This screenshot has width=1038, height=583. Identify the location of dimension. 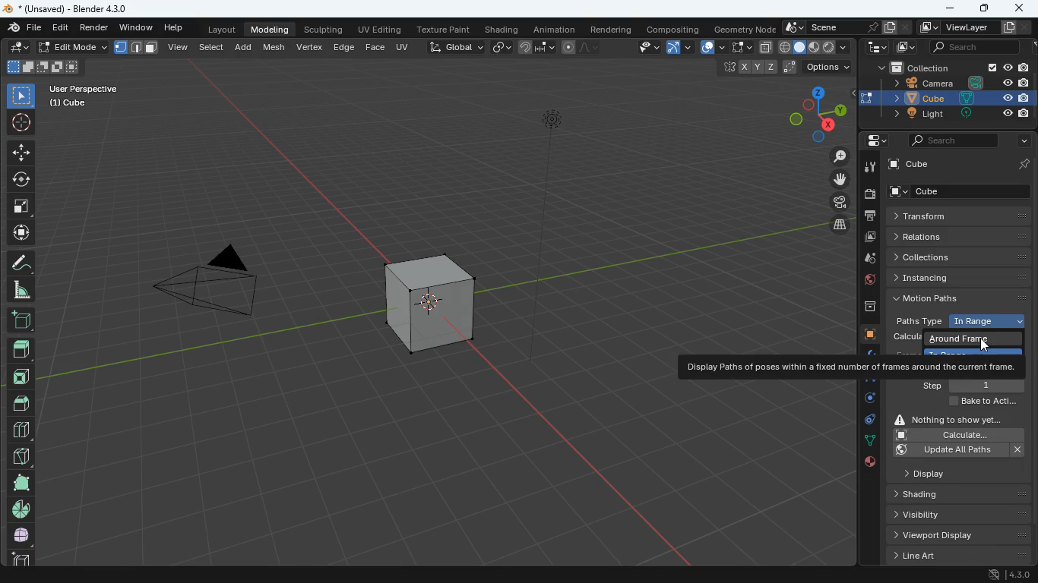
(809, 113).